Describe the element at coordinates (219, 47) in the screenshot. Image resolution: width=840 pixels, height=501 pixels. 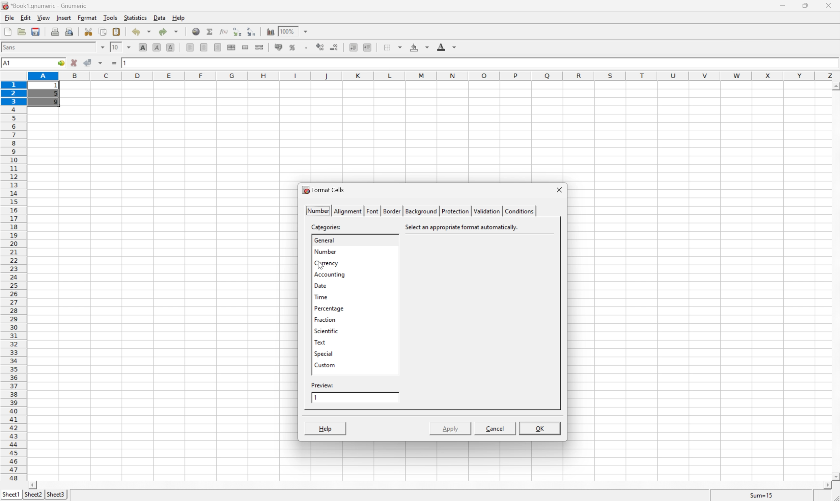
I see `align right` at that location.